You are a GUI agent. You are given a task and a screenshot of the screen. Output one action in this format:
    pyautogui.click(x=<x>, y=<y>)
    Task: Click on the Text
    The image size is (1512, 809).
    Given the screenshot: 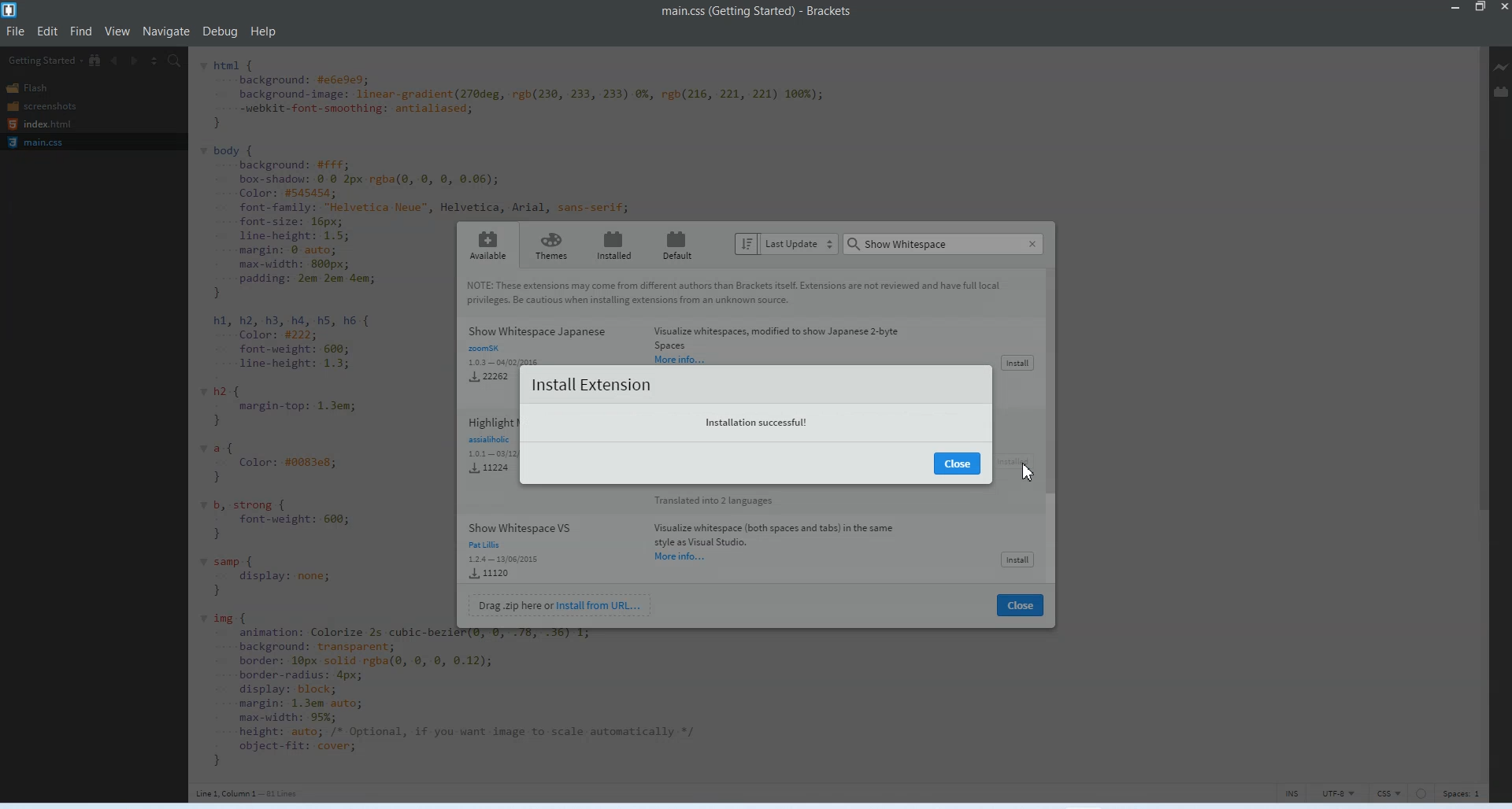 What is the action you would take?
    pyautogui.click(x=752, y=421)
    